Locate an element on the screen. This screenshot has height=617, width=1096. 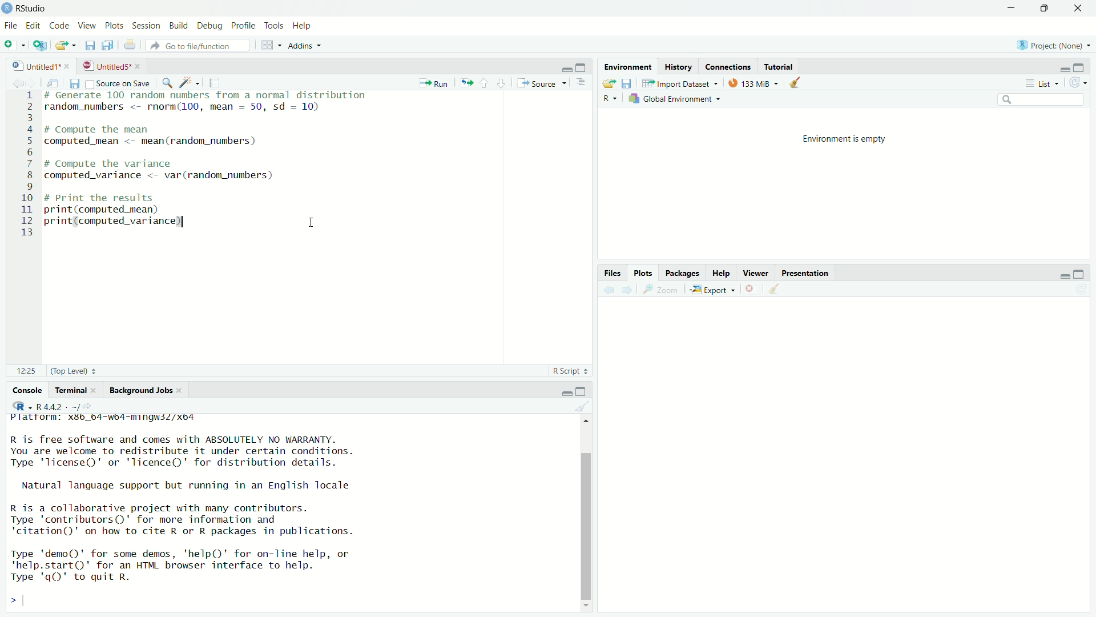
build is located at coordinates (179, 26).